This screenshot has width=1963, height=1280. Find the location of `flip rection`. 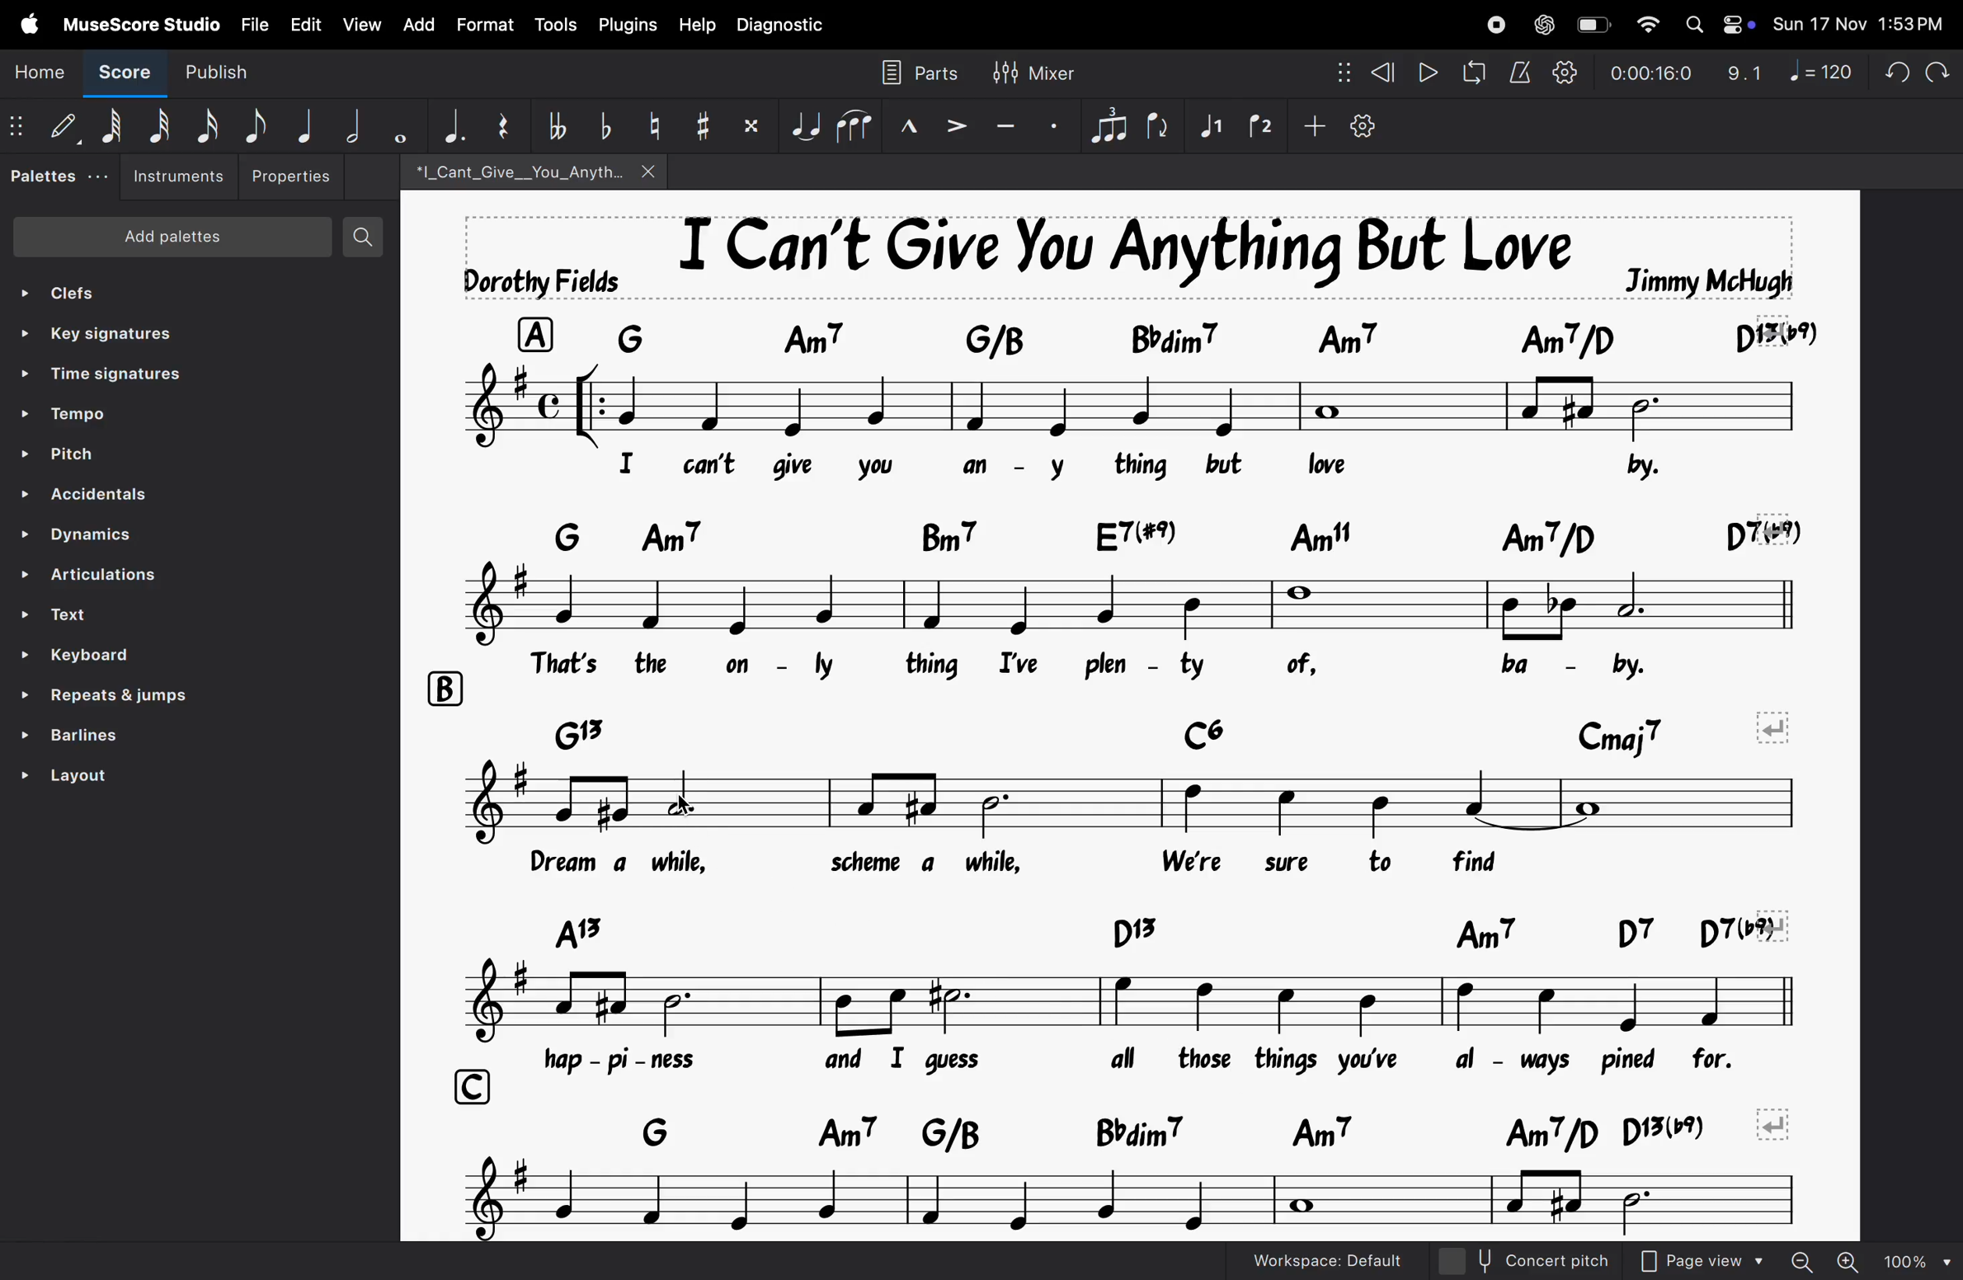

flip rection is located at coordinates (1157, 127).